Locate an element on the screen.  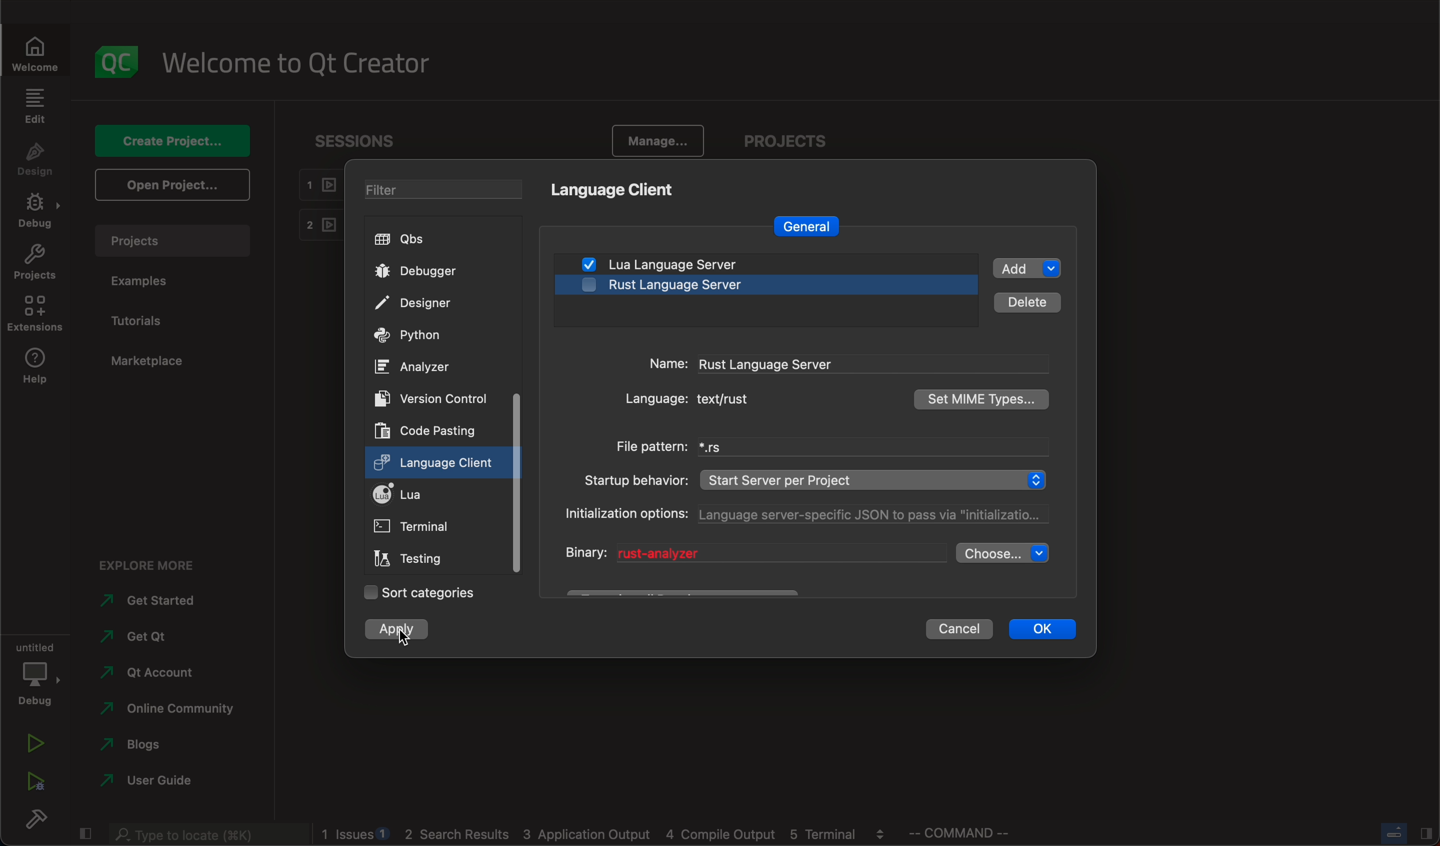
guide is located at coordinates (147, 783).